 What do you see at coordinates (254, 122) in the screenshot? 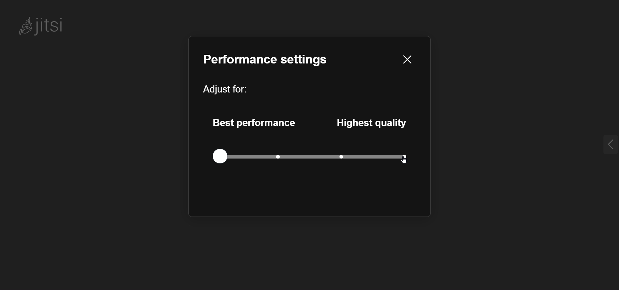
I see `best performance` at bounding box center [254, 122].